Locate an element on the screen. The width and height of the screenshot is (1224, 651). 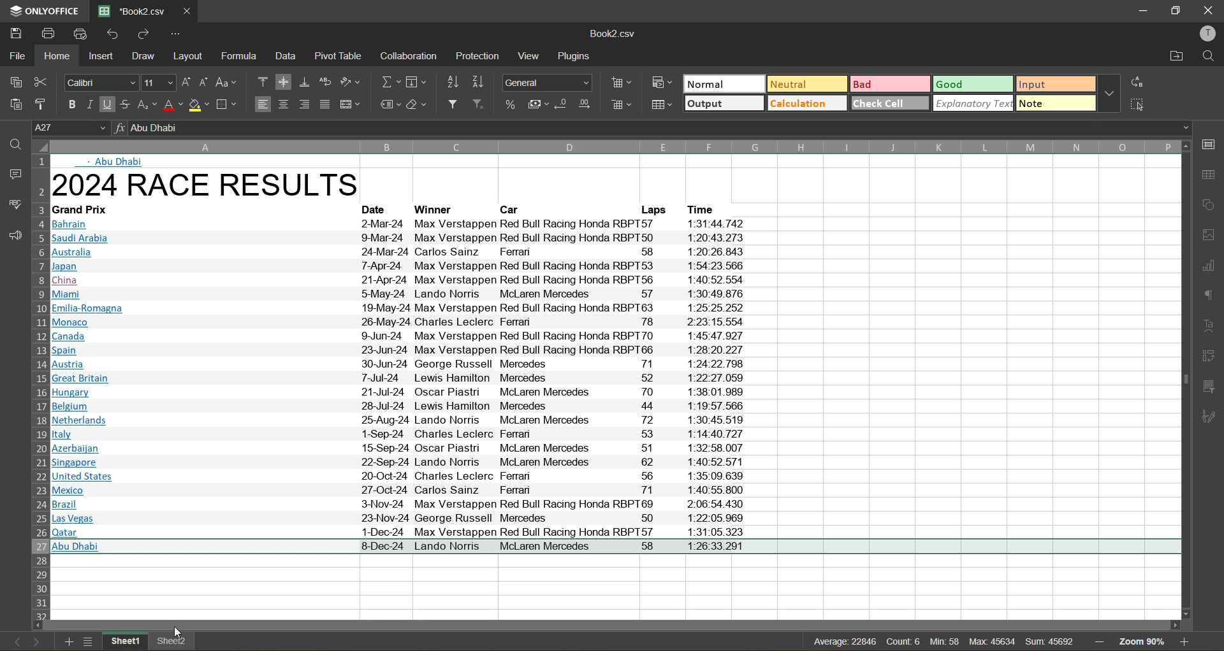
options is located at coordinates (176, 34).